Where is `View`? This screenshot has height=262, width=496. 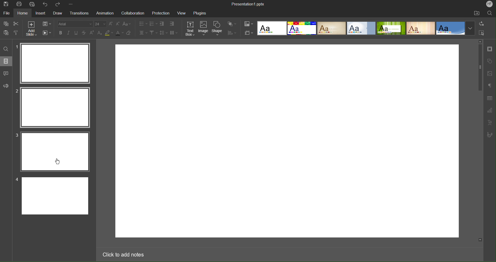 View is located at coordinates (181, 13).